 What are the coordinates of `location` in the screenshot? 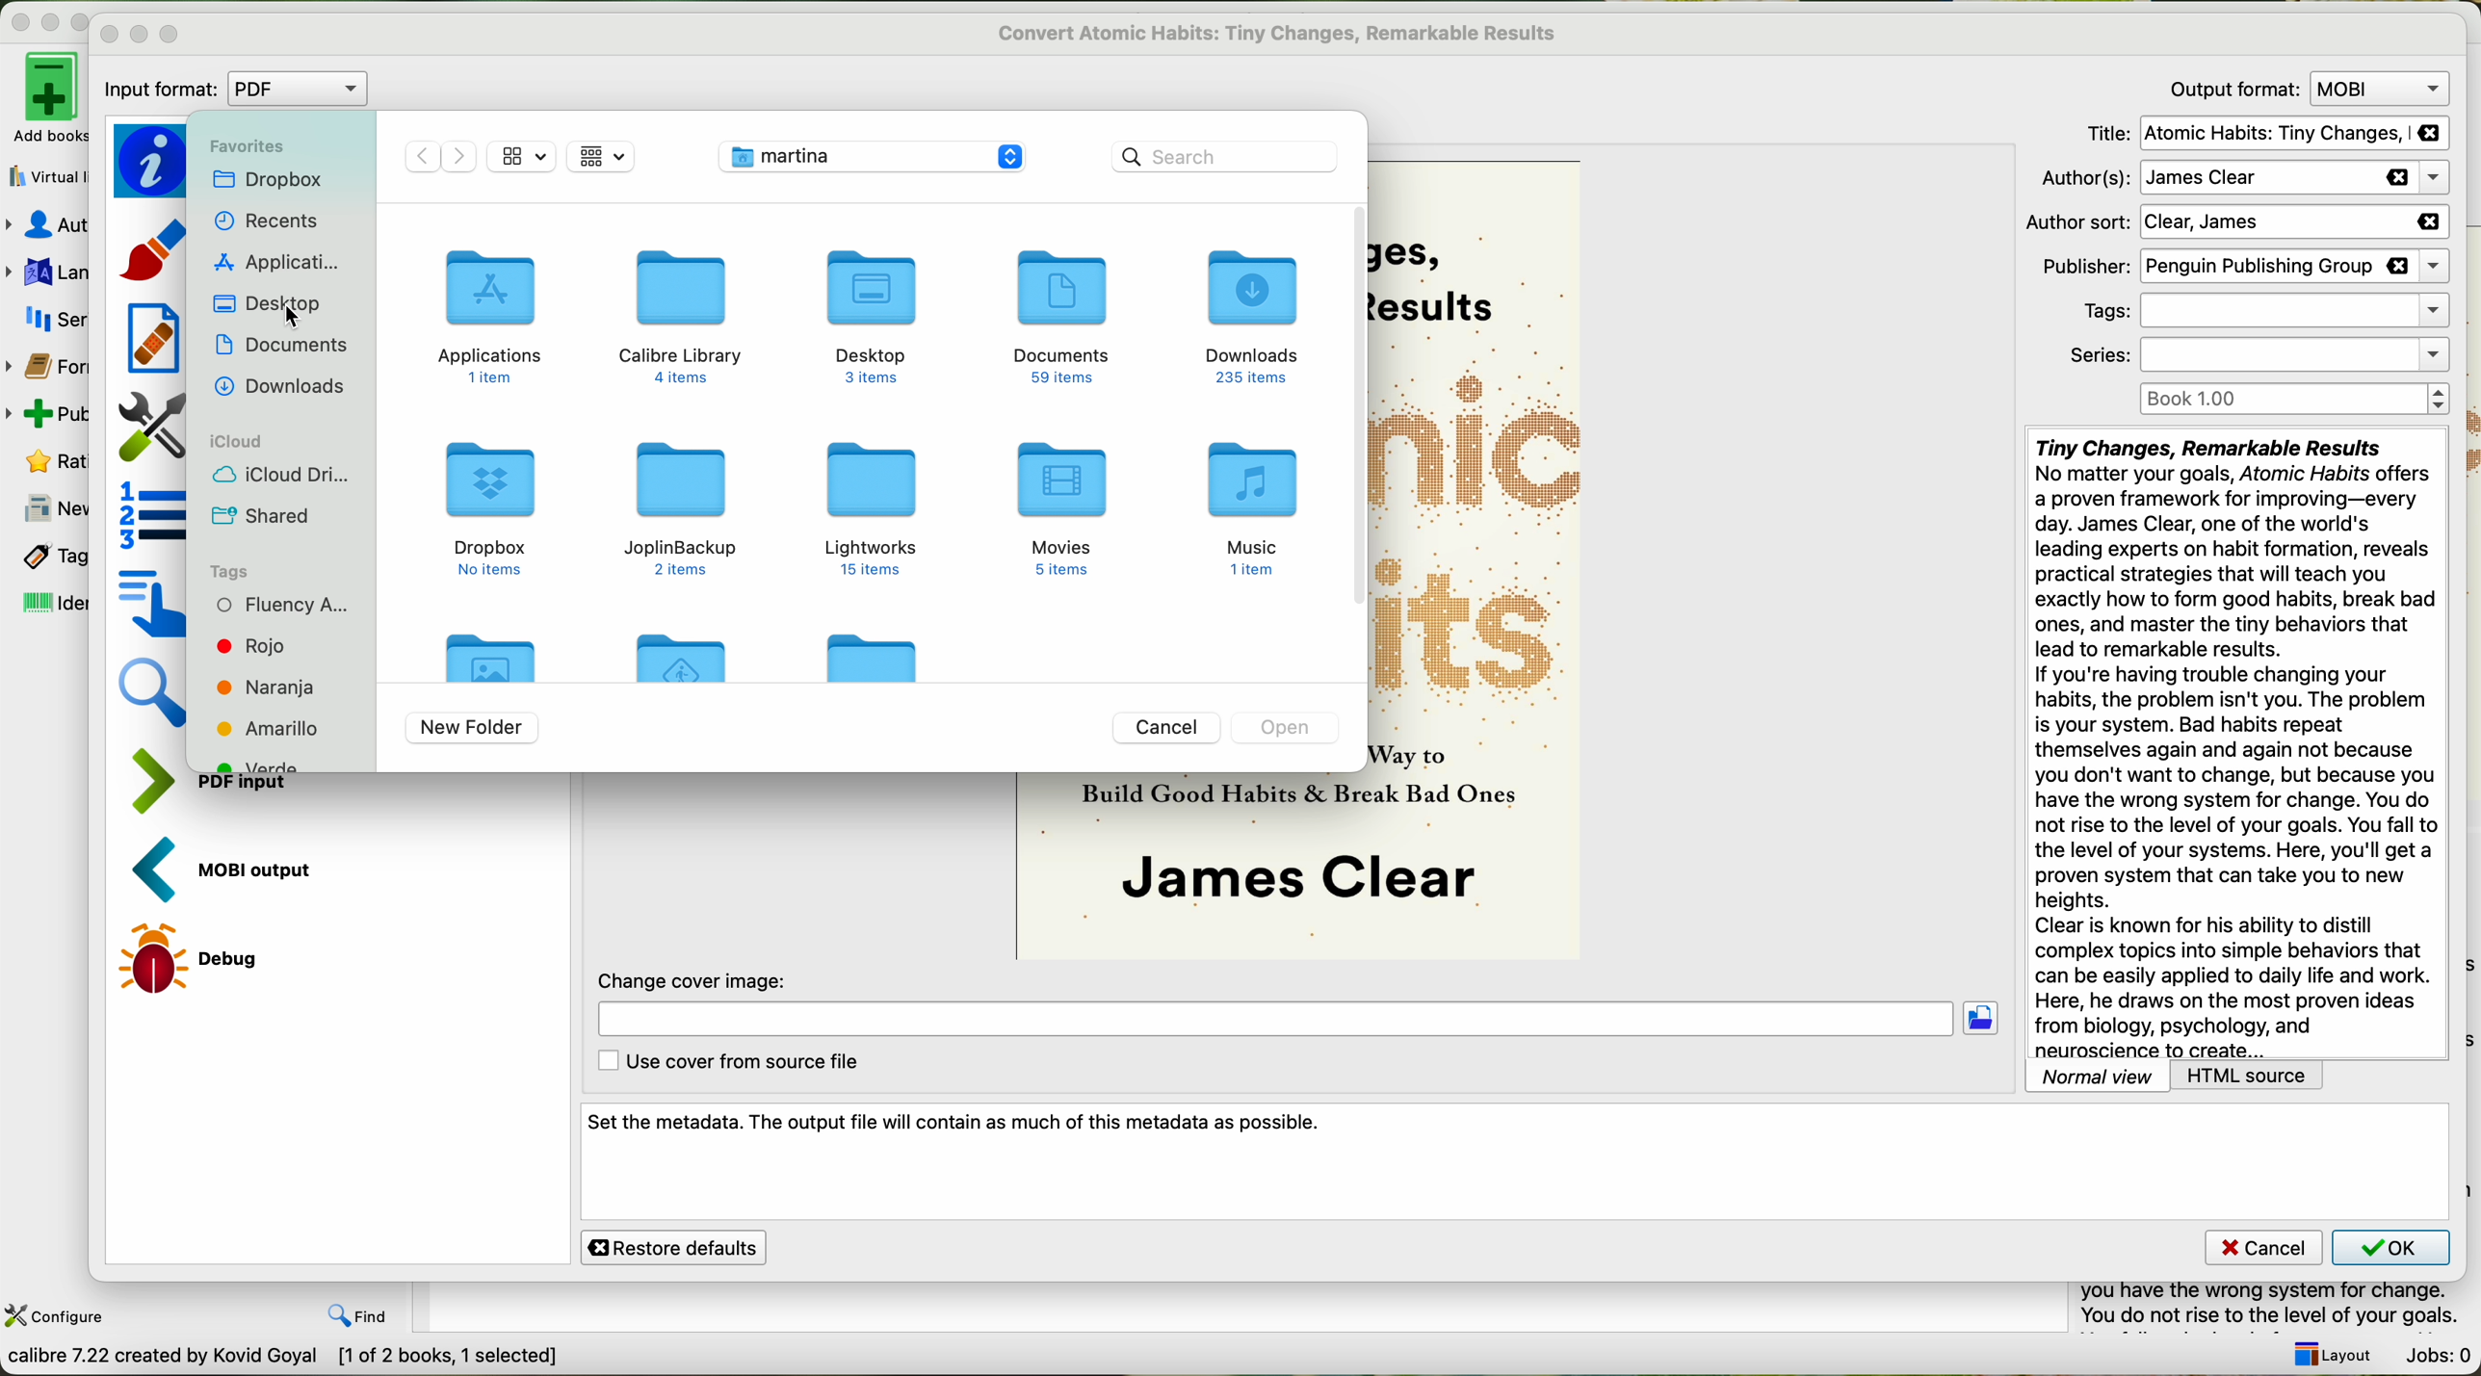 It's located at (1273, 1022).